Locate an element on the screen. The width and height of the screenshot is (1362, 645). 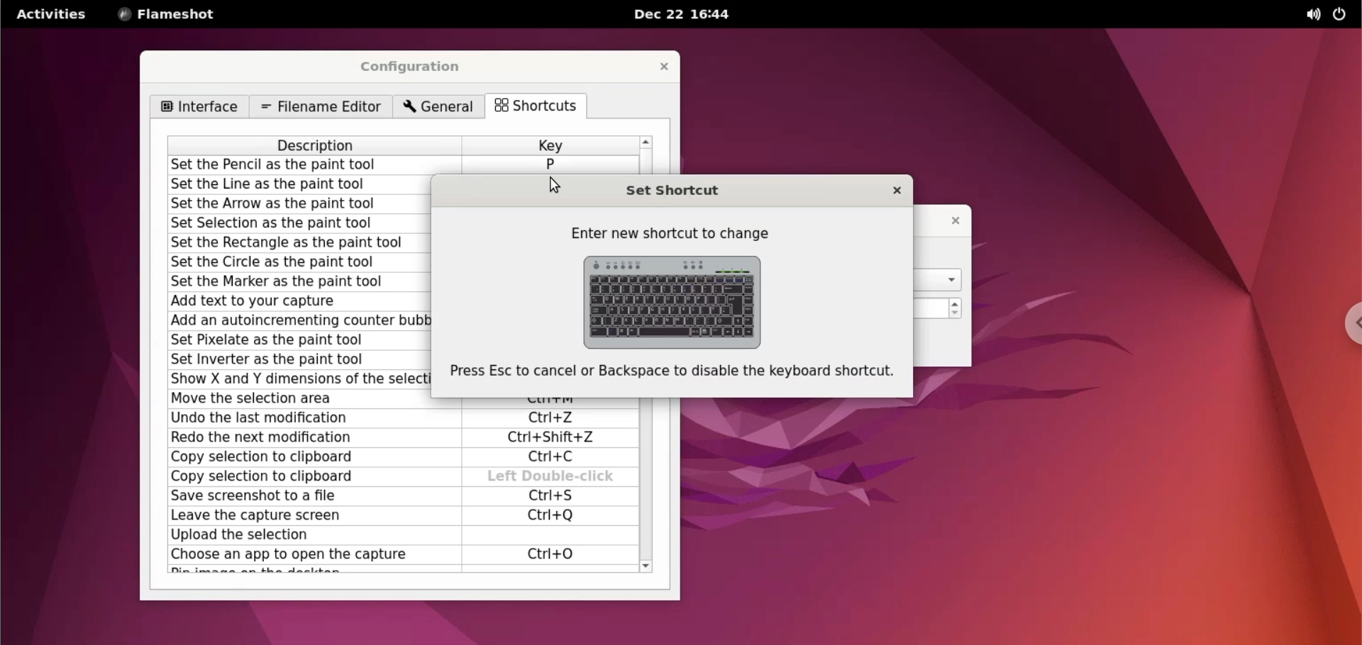
filename editor is located at coordinates (319, 107).